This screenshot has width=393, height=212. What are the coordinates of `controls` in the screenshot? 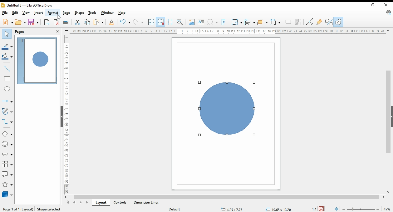 It's located at (120, 202).